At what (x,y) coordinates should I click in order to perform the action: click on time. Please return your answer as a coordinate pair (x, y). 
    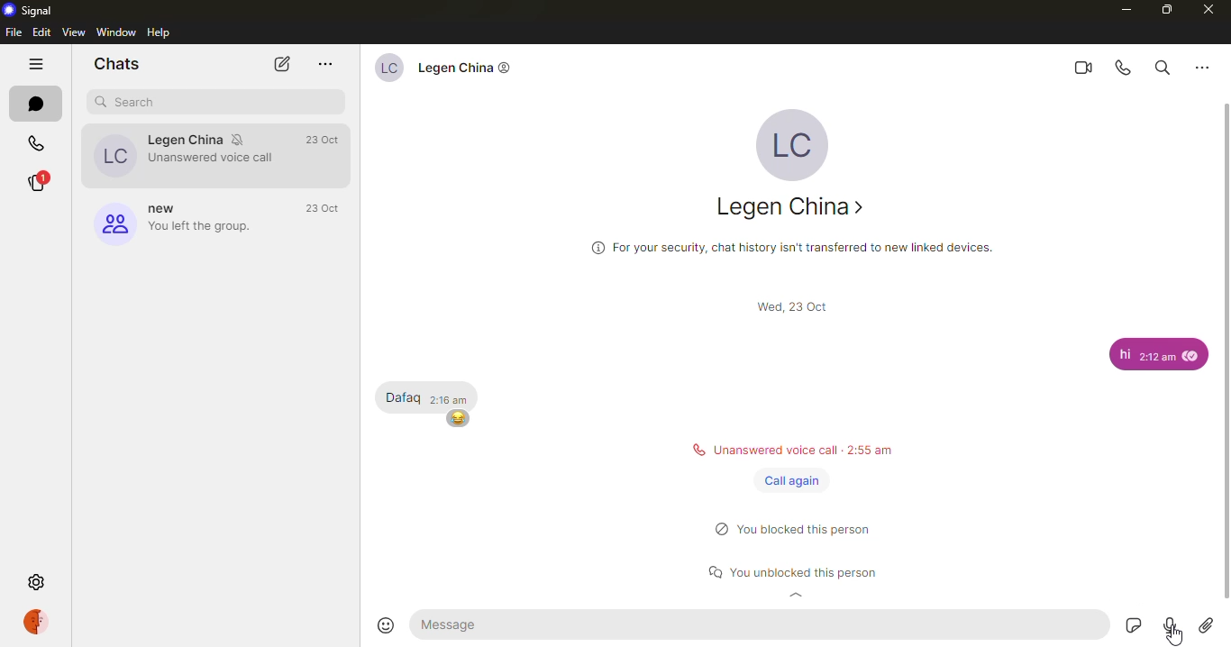
    Looking at the image, I should click on (325, 209).